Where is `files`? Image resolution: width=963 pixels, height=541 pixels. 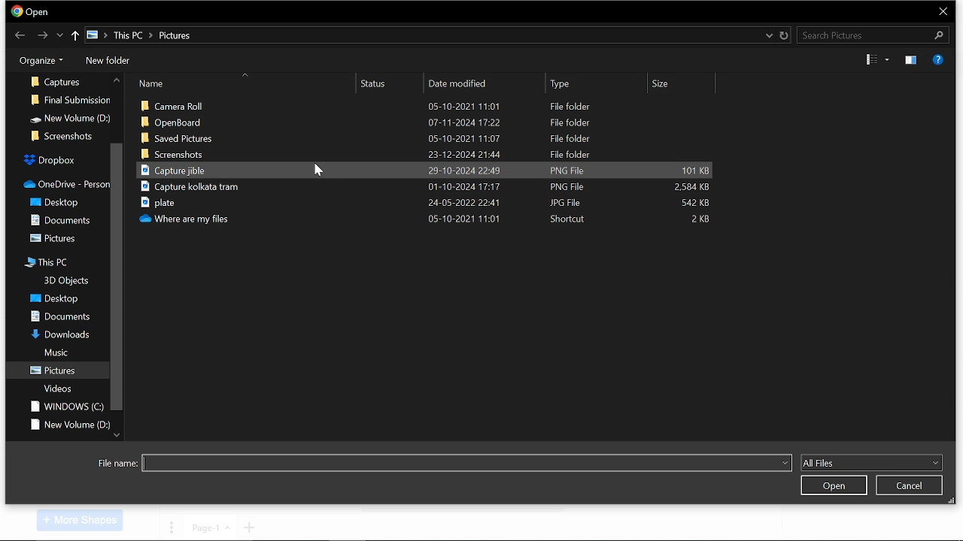 files is located at coordinates (433, 138).